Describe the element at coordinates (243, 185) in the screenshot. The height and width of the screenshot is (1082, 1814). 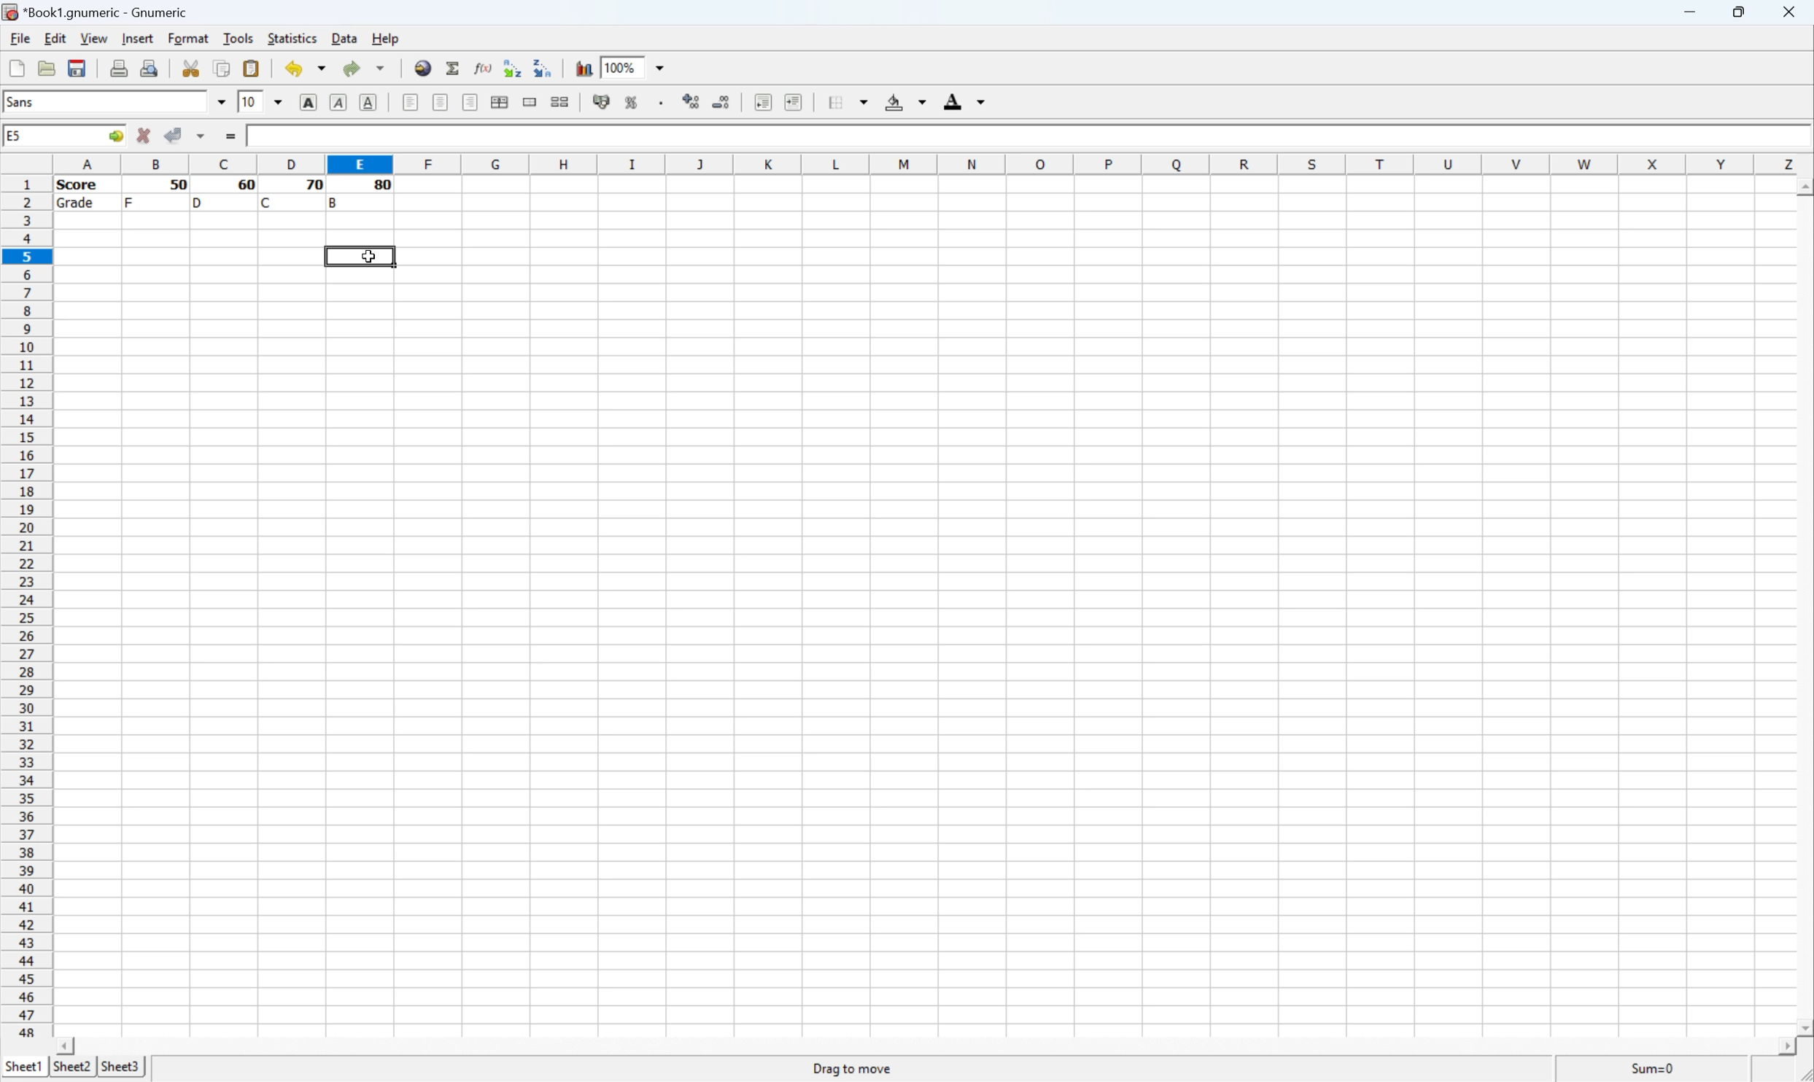
I see `60` at that location.